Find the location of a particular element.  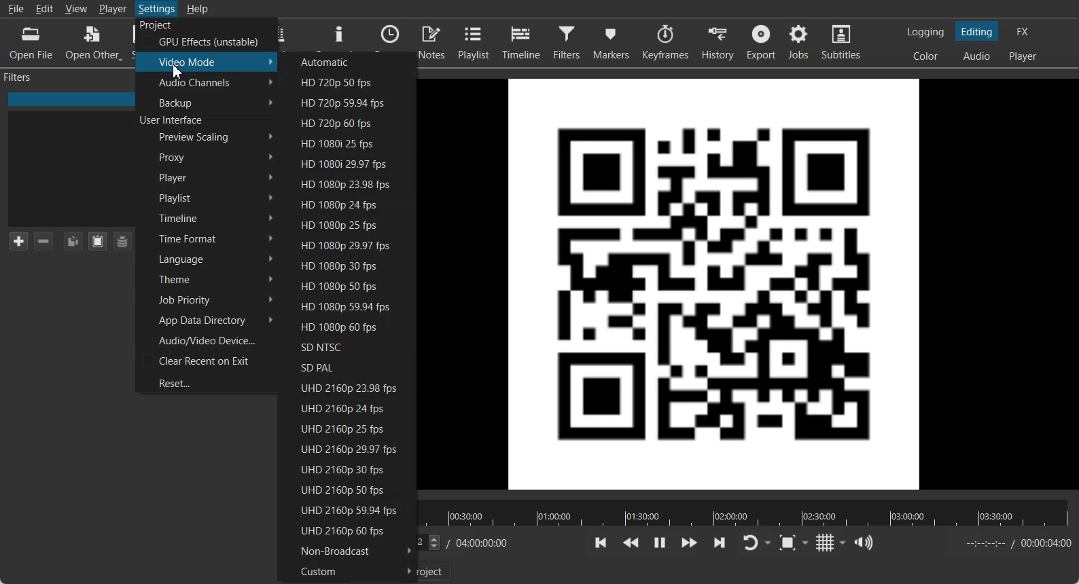

Add Filter is located at coordinates (18, 240).